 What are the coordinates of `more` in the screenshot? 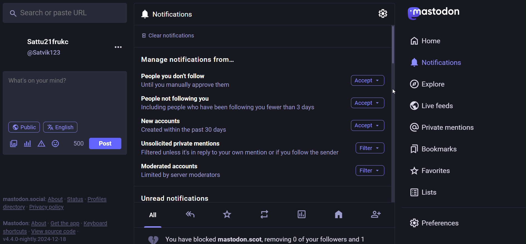 It's located at (119, 47).